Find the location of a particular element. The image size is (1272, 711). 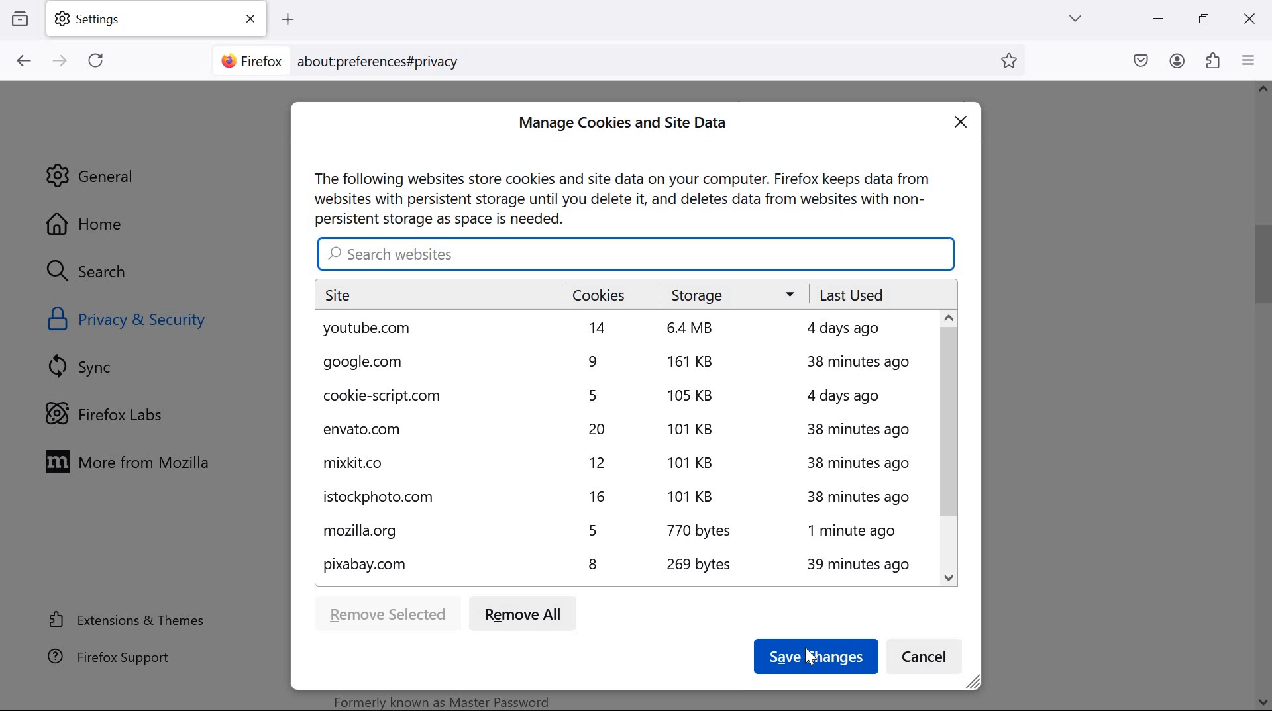

minimize is located at coordinates (1159, 19).